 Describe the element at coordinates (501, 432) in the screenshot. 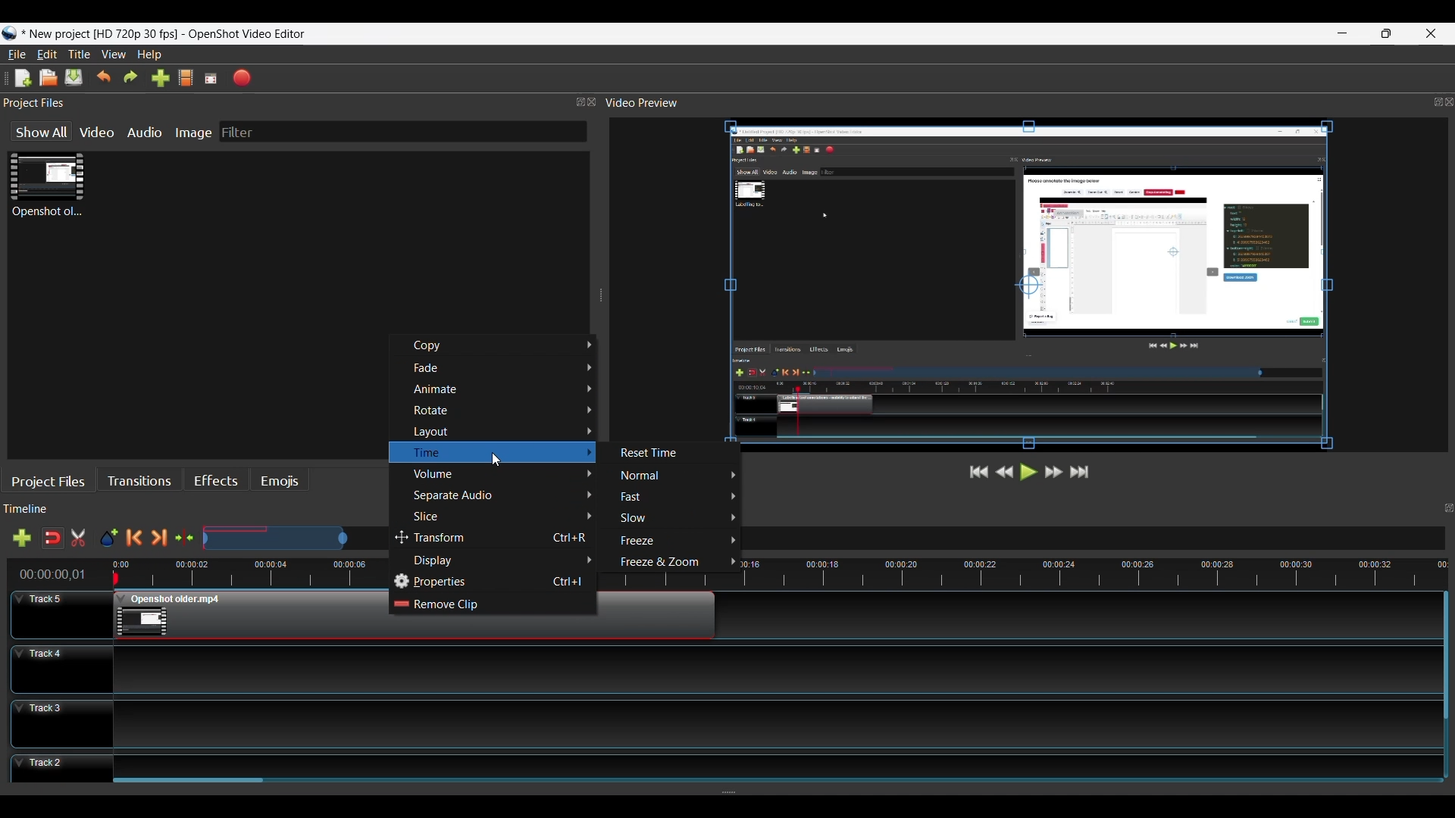

I see `Layout` at that location.